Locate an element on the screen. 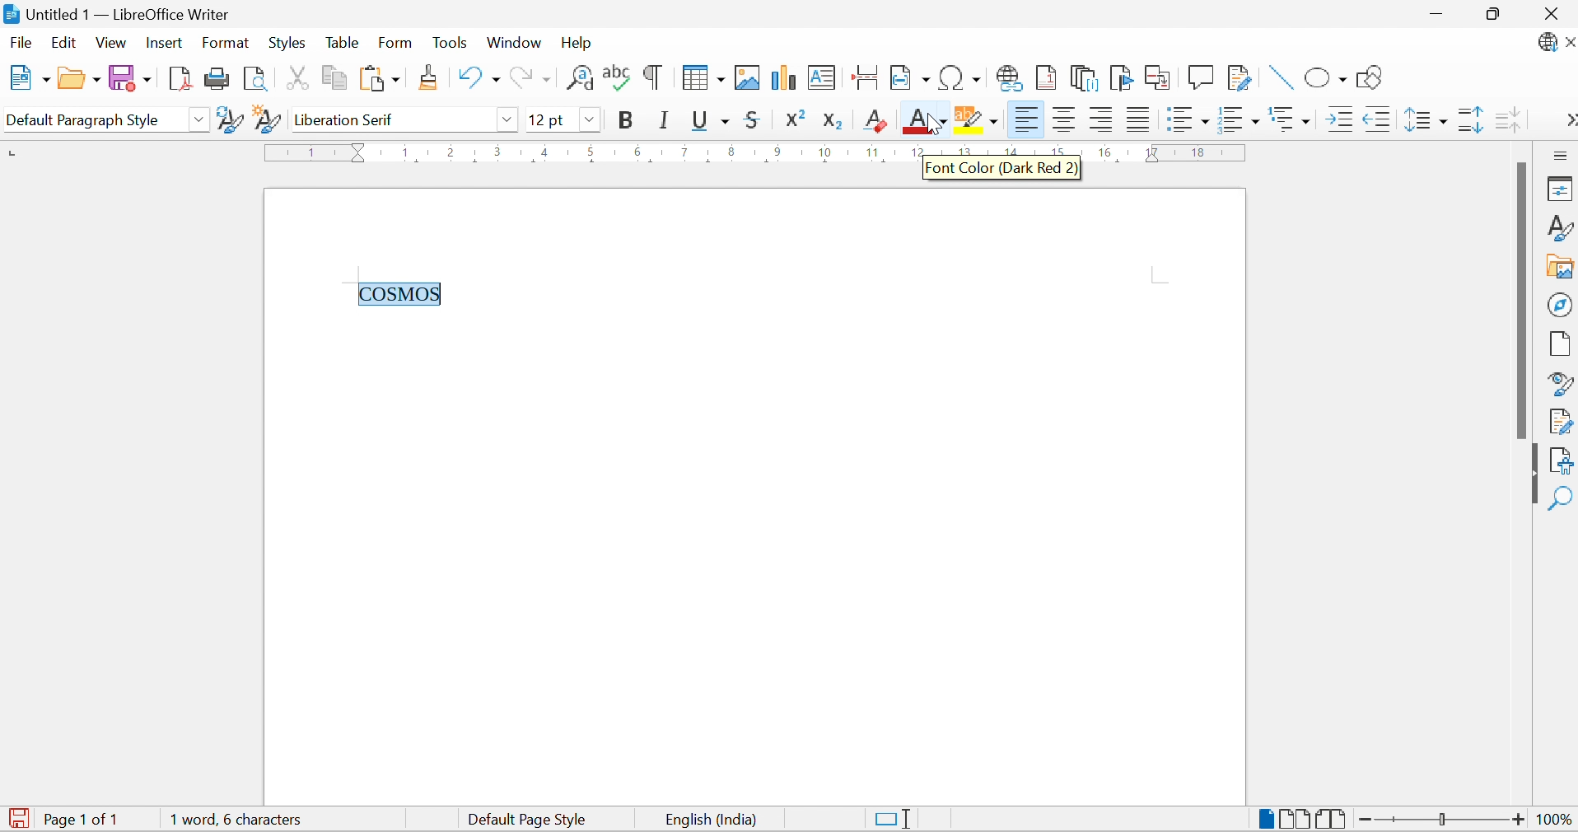  Show Track Changes Functions is located at coordinates (1242, 80).